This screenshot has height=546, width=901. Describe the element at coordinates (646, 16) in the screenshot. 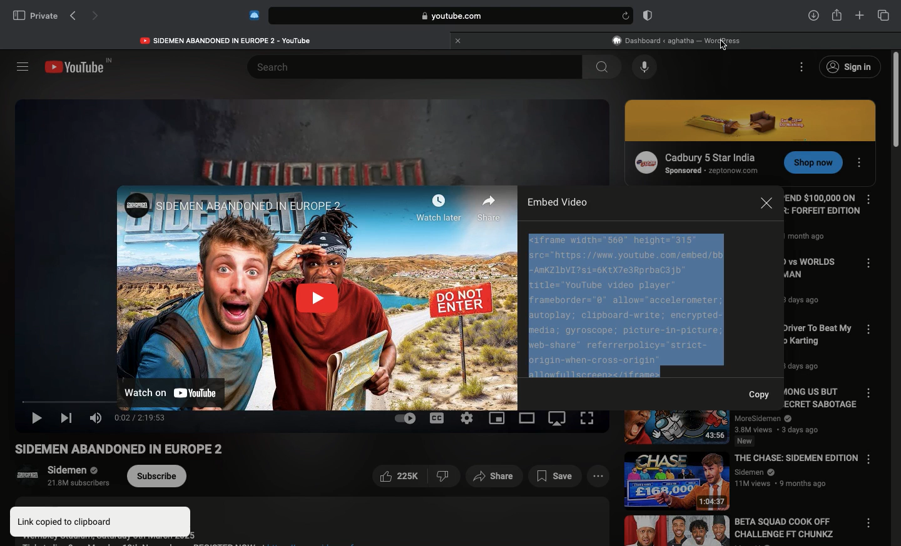

I see `Badge` at that location.